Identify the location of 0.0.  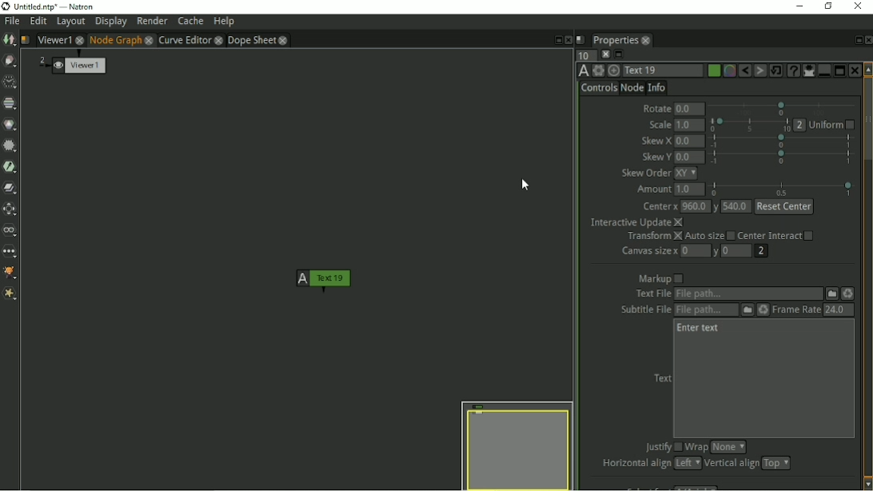
(690, 142).